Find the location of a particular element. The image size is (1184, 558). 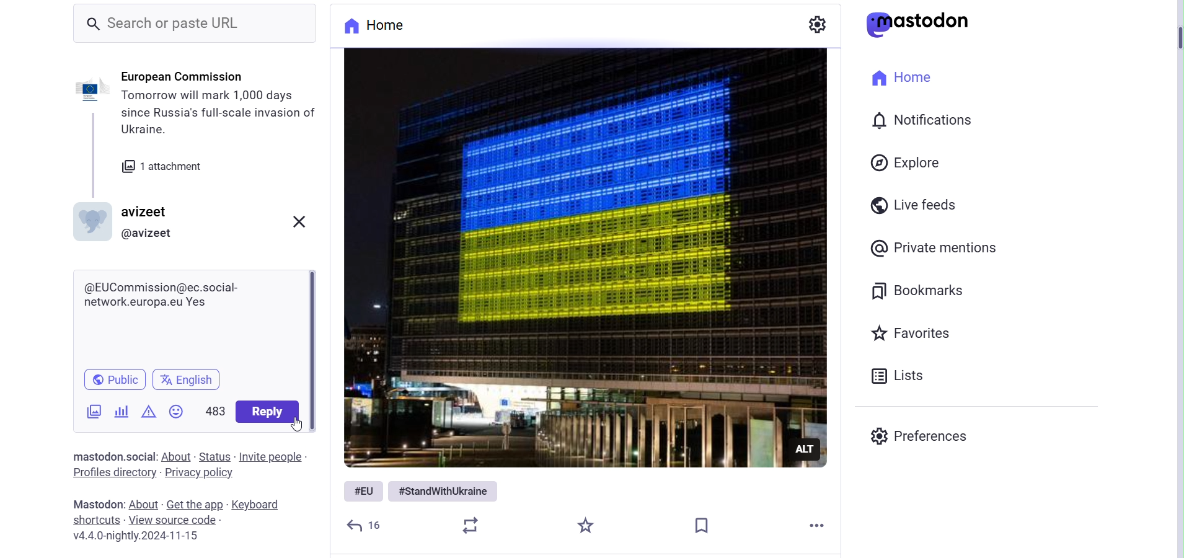

Notification is located at coordinates (920, 118).